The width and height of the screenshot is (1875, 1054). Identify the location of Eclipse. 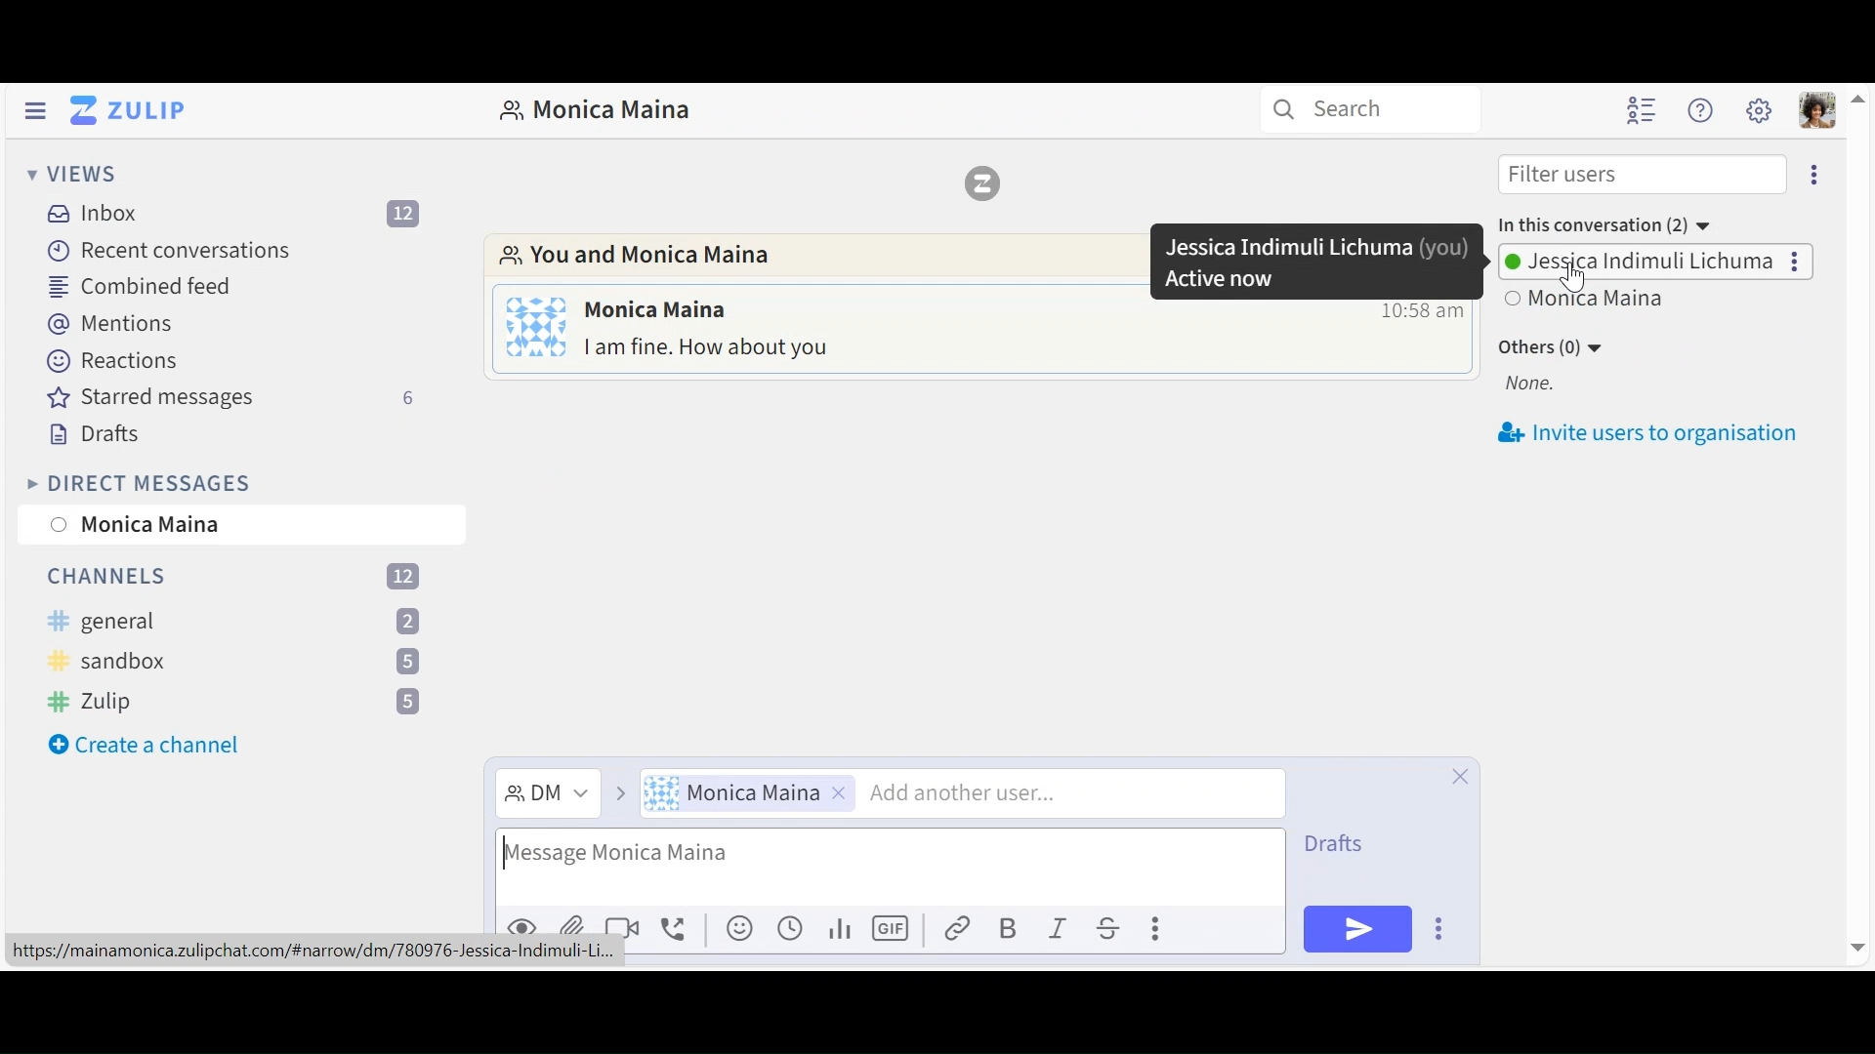
(1812, 175).